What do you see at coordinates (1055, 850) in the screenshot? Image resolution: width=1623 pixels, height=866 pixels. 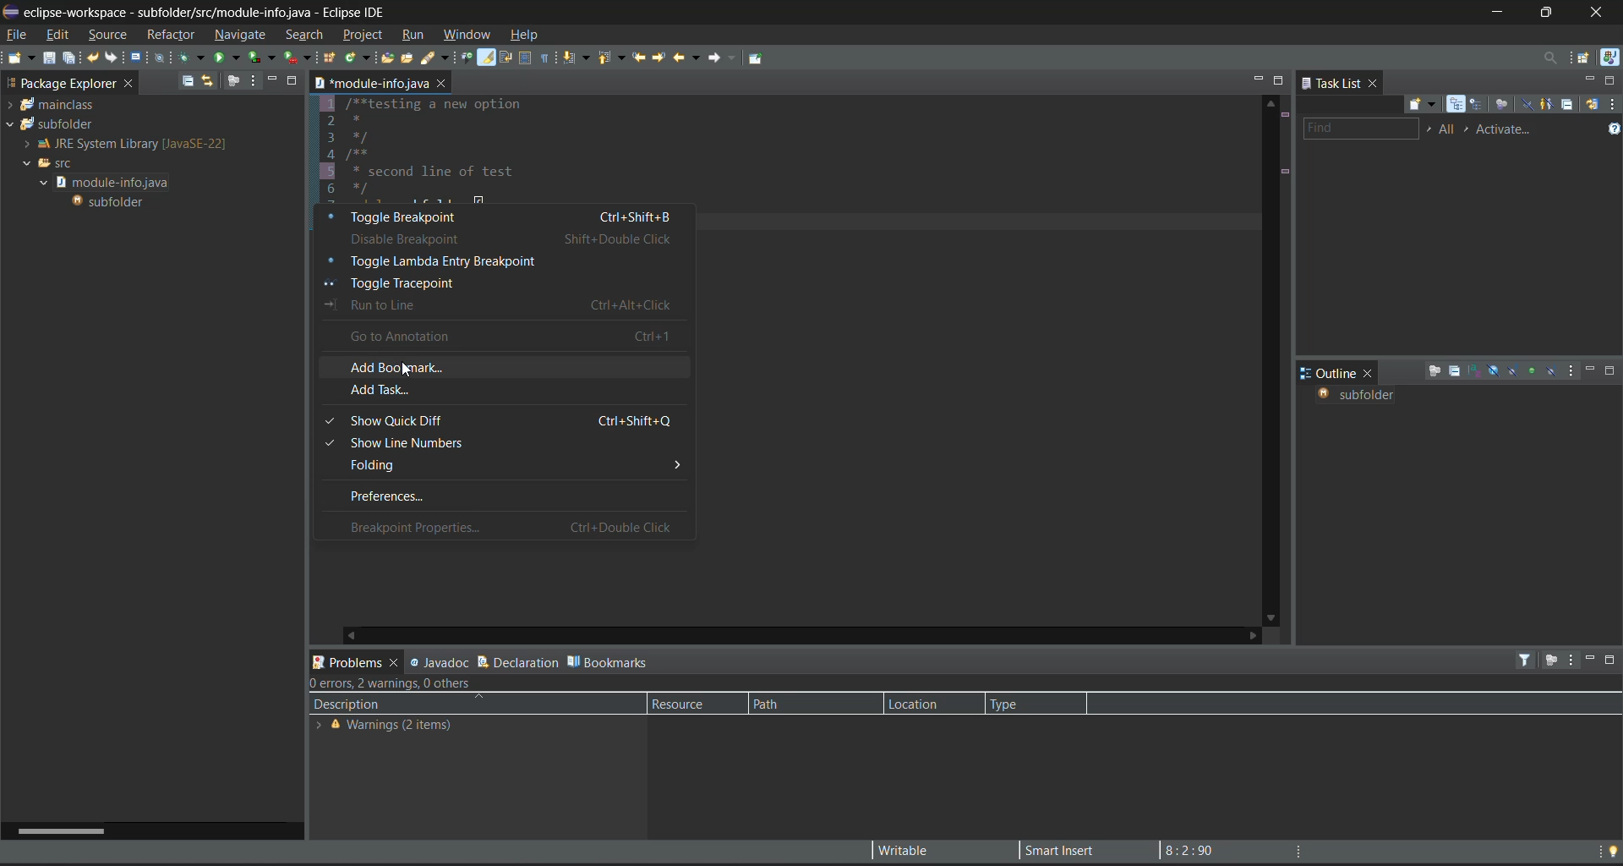 I see `smart insert` at bounding box center [1055, 850].